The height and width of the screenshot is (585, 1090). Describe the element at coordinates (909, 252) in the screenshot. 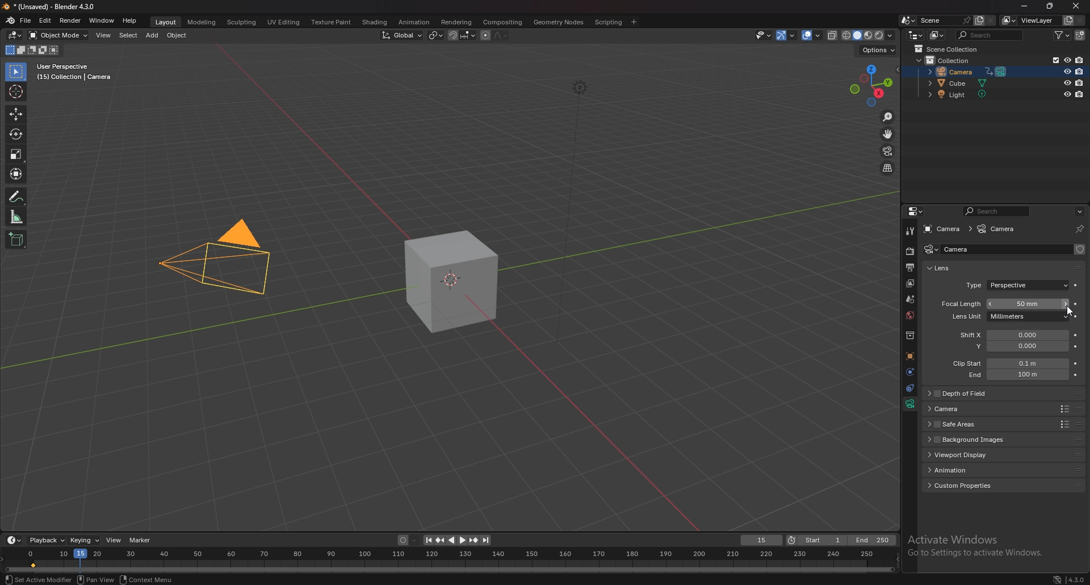

I see `render` at that location.